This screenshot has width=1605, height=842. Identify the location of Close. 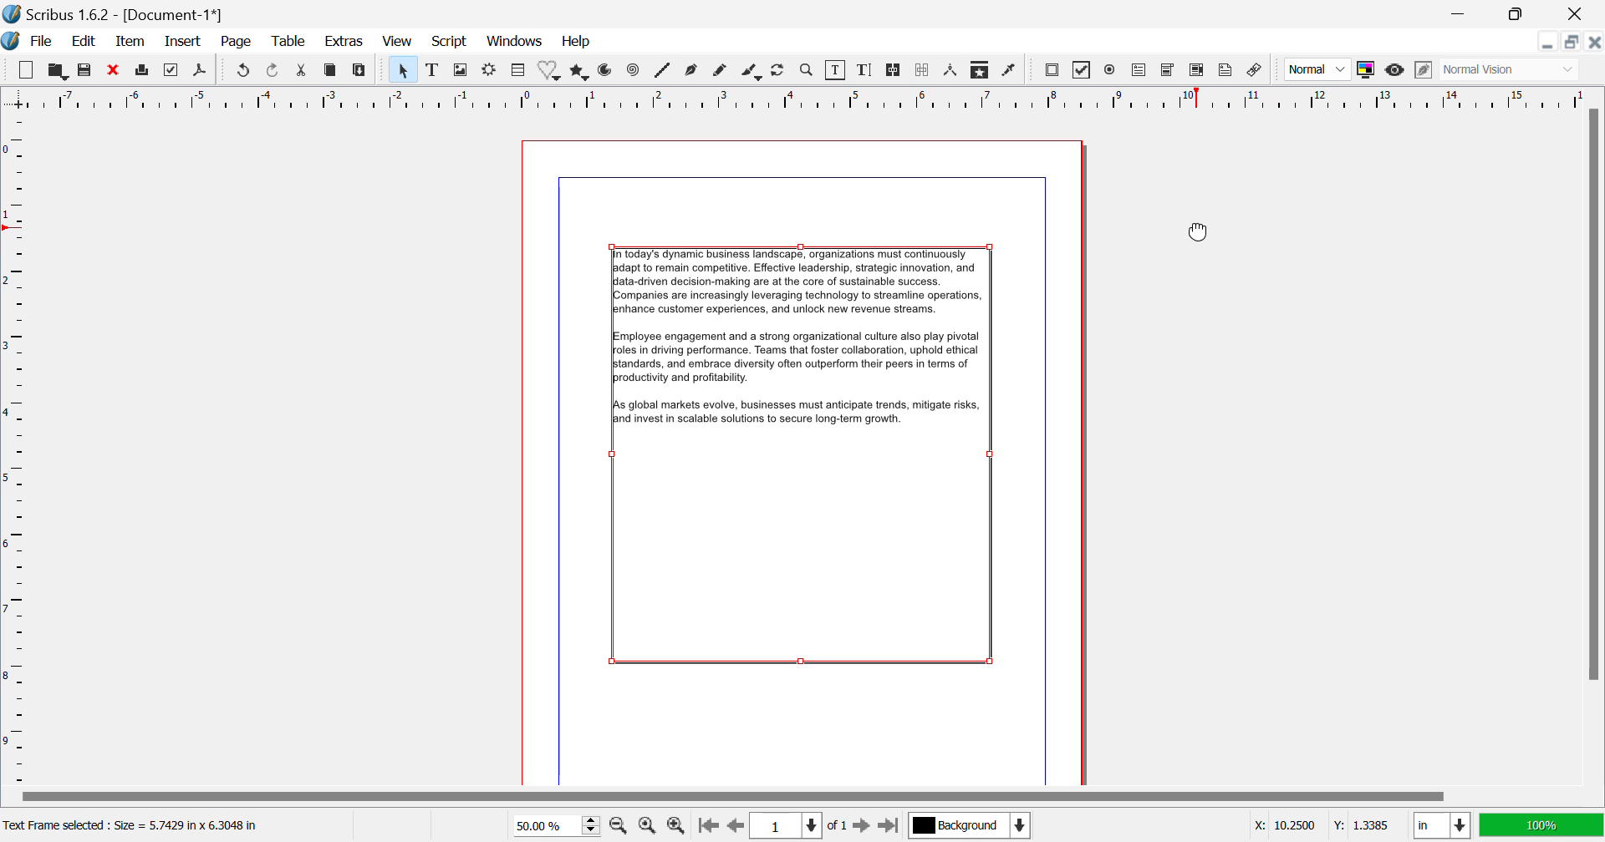
(1595, 43).